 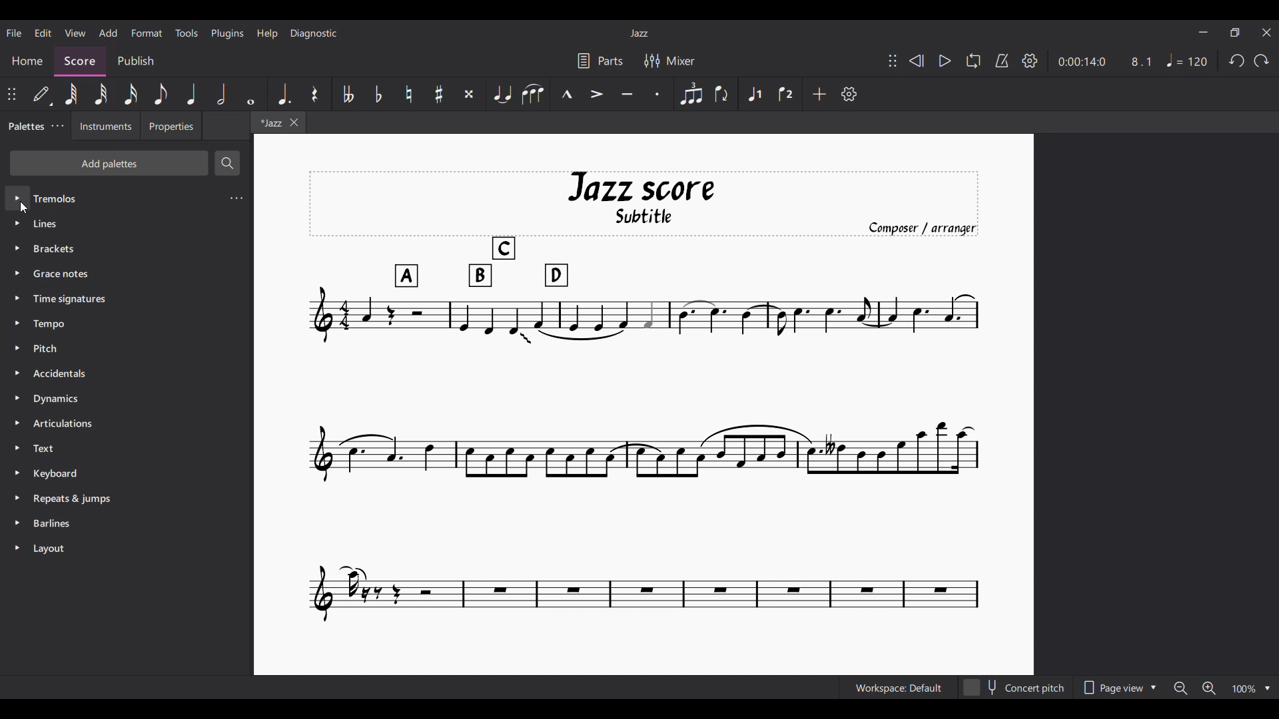 I want to click on Page view, so click(x=1118, y=687).